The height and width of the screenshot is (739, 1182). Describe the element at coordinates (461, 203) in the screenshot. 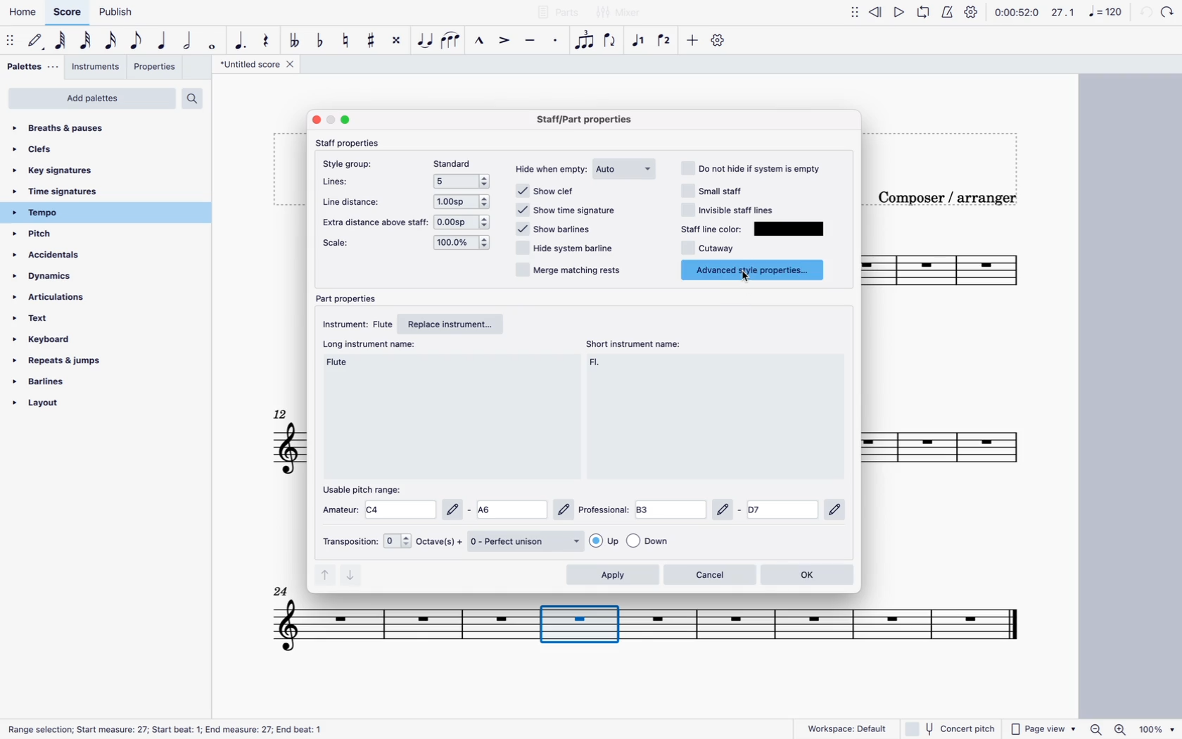

I see `options` at that location.